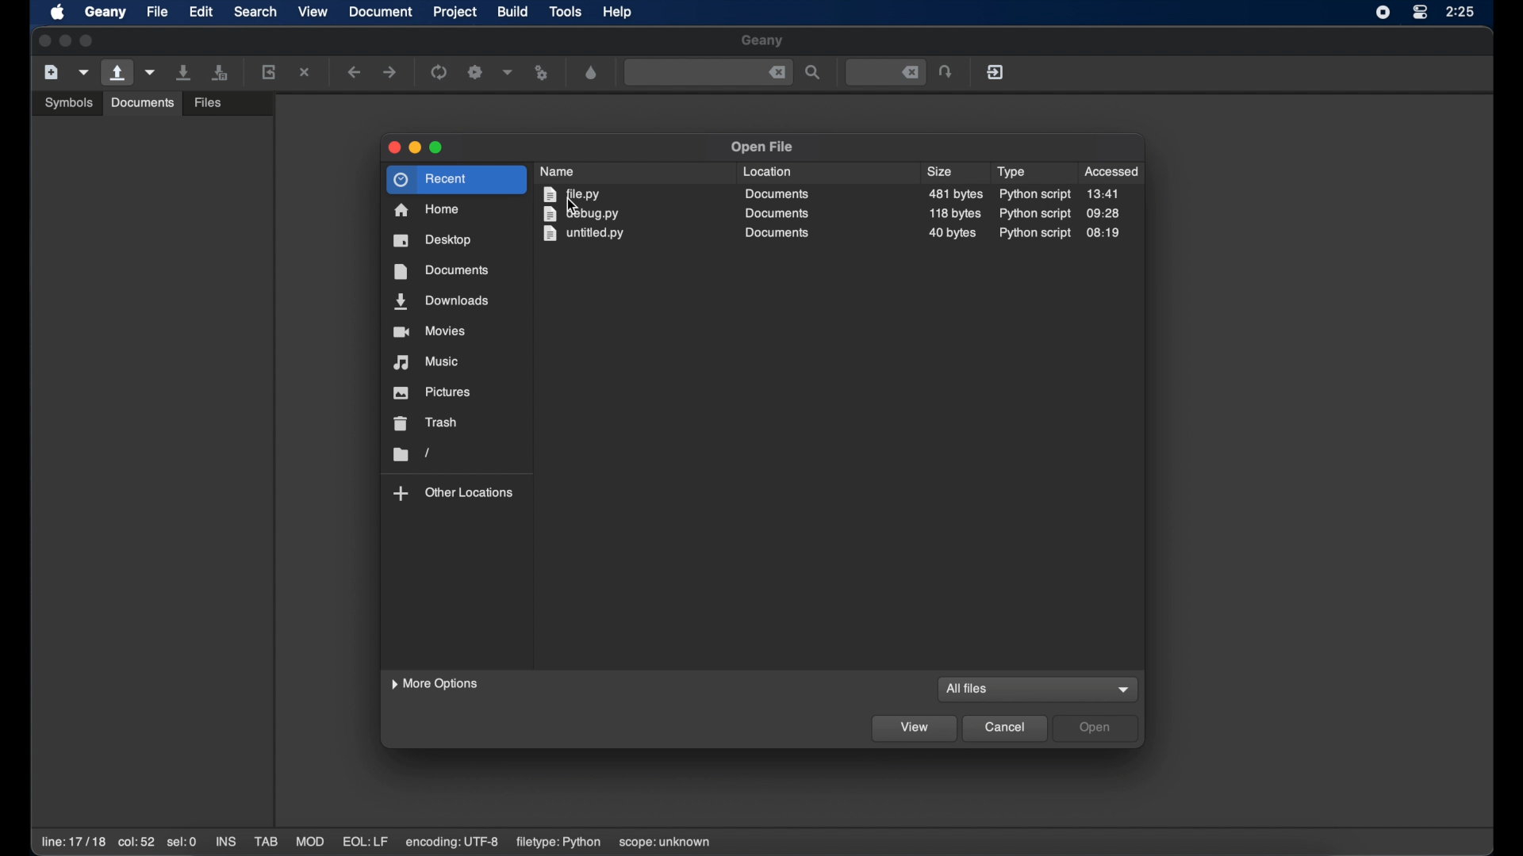 The width and height of the screenshot is (1523, 856). What do you see at coordinates (955, 233) in the screenshot?
I see `size` at bounding box center [955, 233].